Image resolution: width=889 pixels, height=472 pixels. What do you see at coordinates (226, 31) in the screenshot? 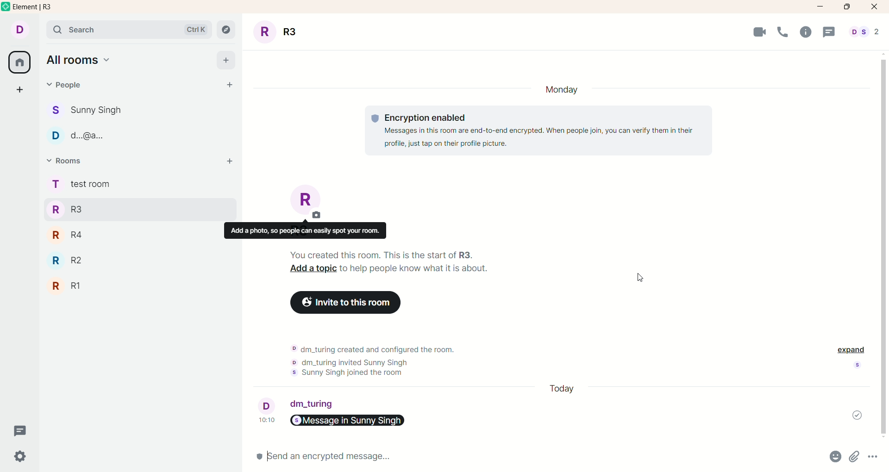
I see `explore rooms` at bounding box center [226, 31].